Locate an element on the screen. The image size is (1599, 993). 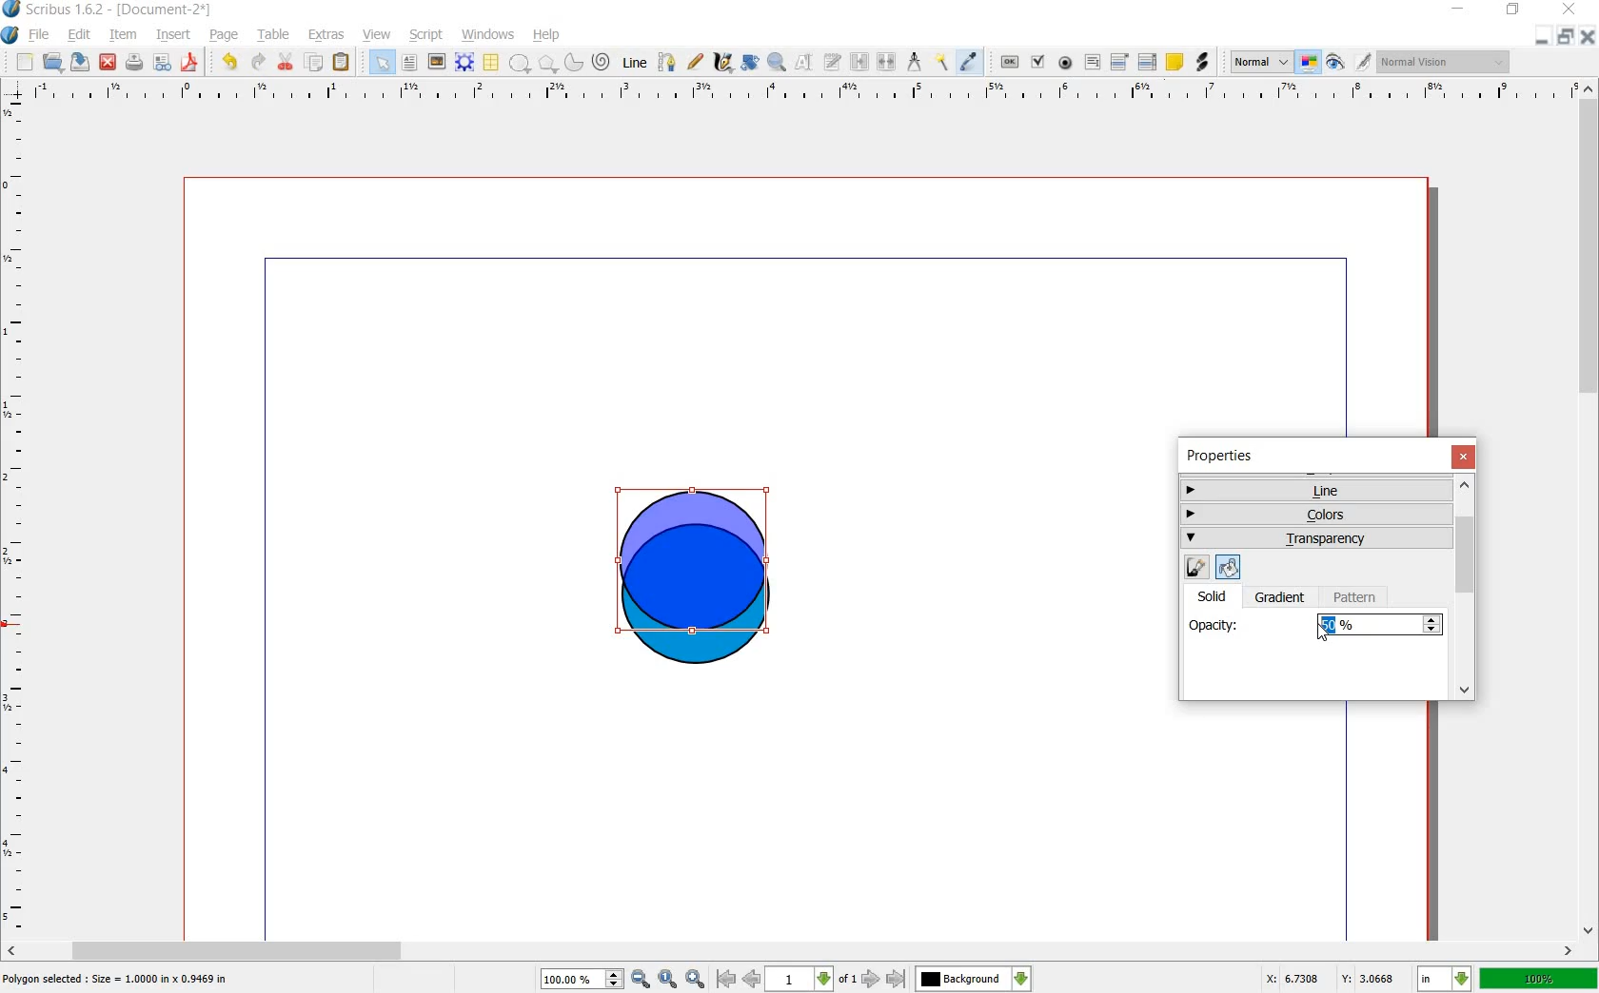
arc is located at coordinates (573, 65).